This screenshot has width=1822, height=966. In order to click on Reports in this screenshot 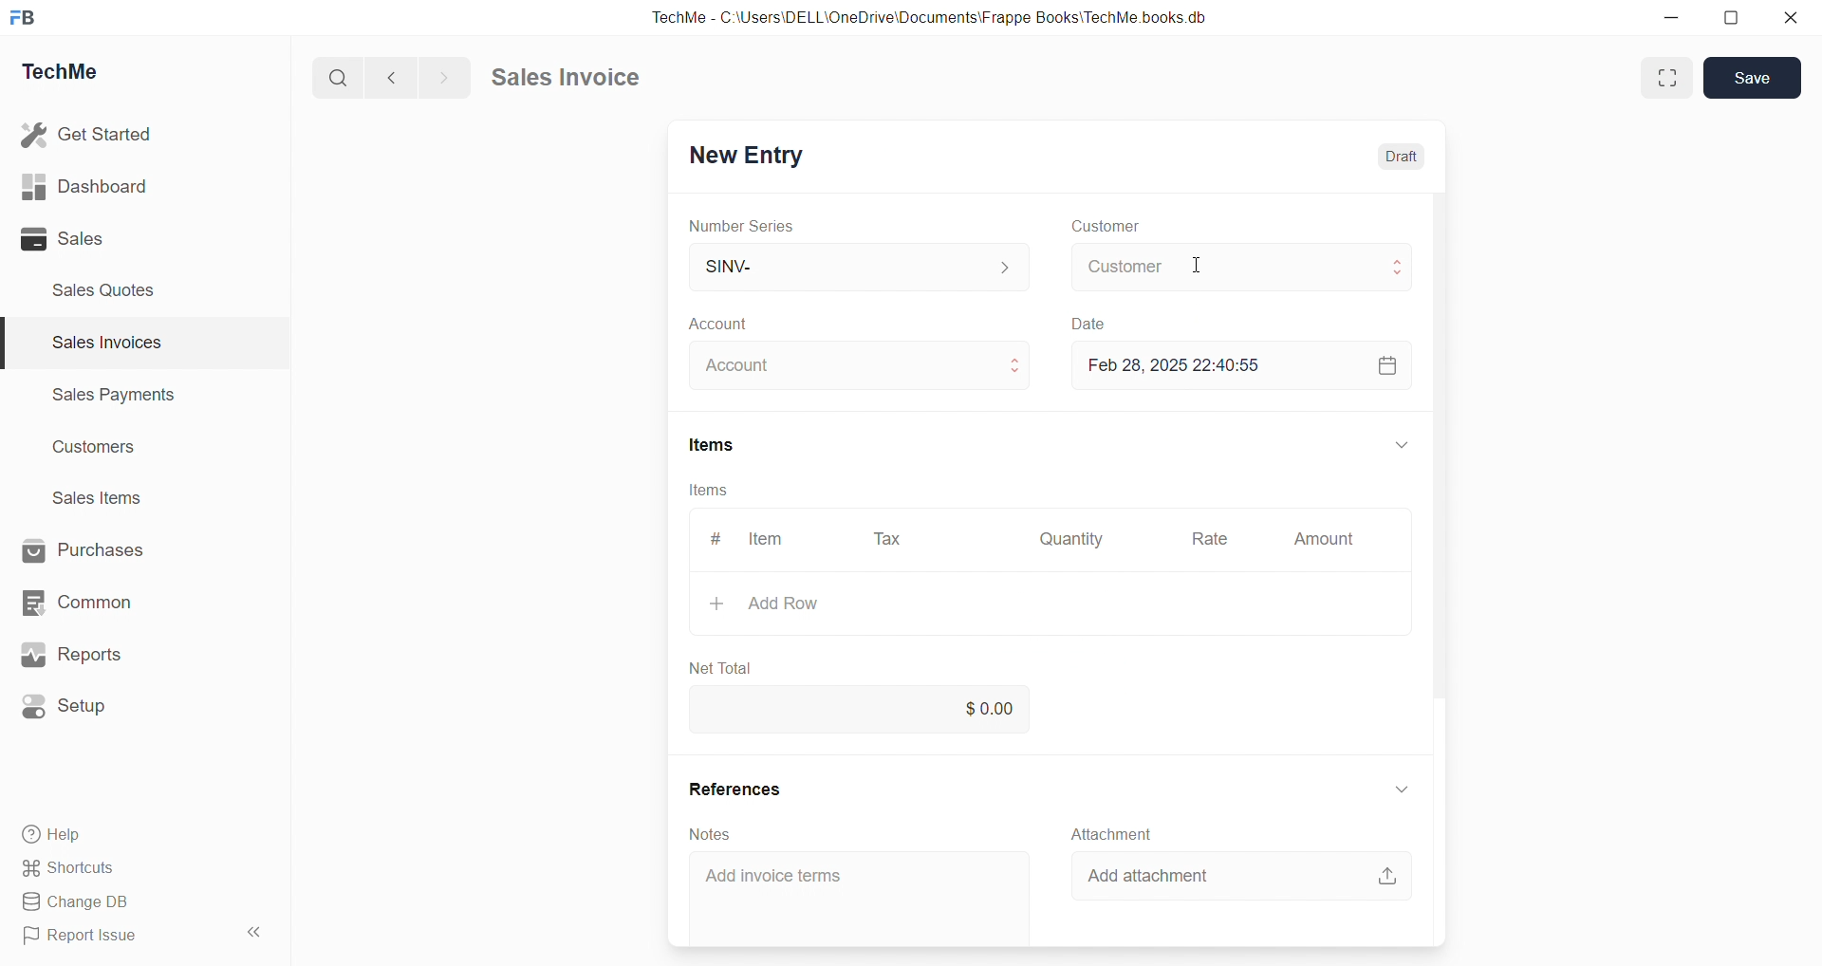, I will do `click(71, 654)`.